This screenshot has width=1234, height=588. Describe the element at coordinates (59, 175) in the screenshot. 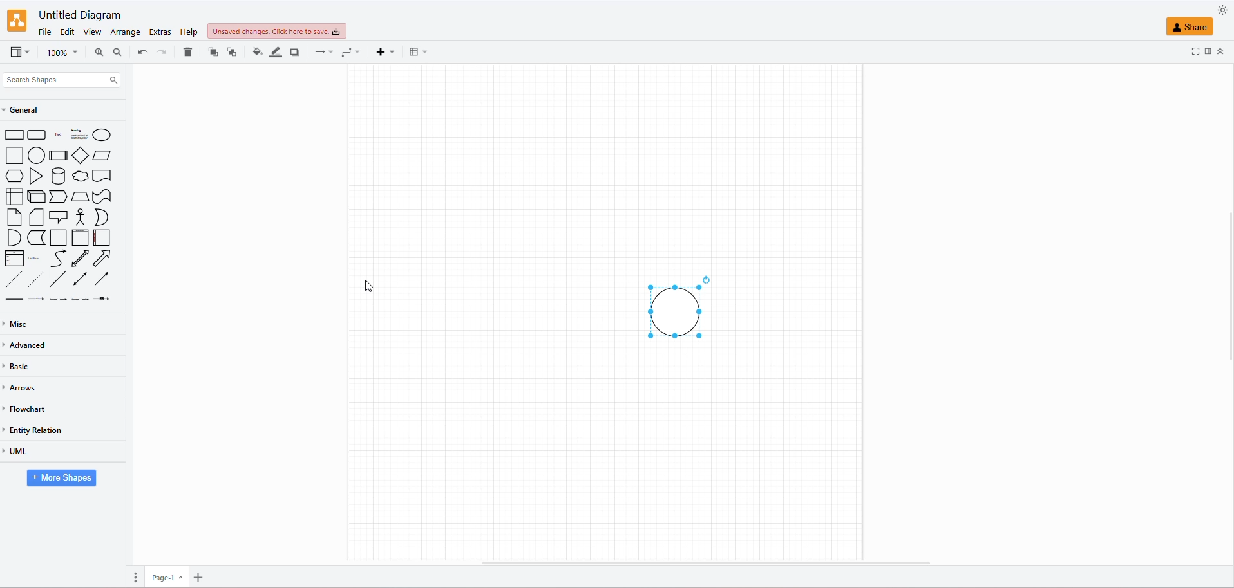

I see `CYLINDER` at that location.